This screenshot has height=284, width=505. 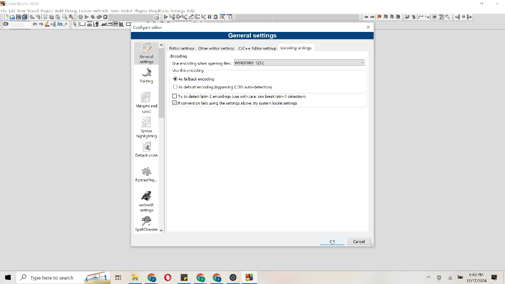 I want to click on Find, so click(x=16, y=25).